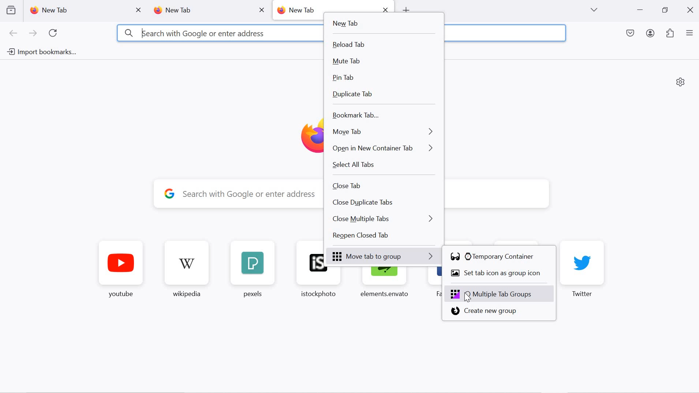 Image resolution: width=699 pixels, height=393 pixels. Describe the element at coordinates (261, 10) in the screenshot. I see `close` at that location.